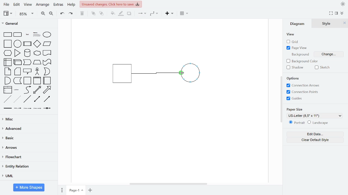  What do you see at coordinates (28, 128) in the screenshot?
I see `advanced` at bounding box center [28, 128].